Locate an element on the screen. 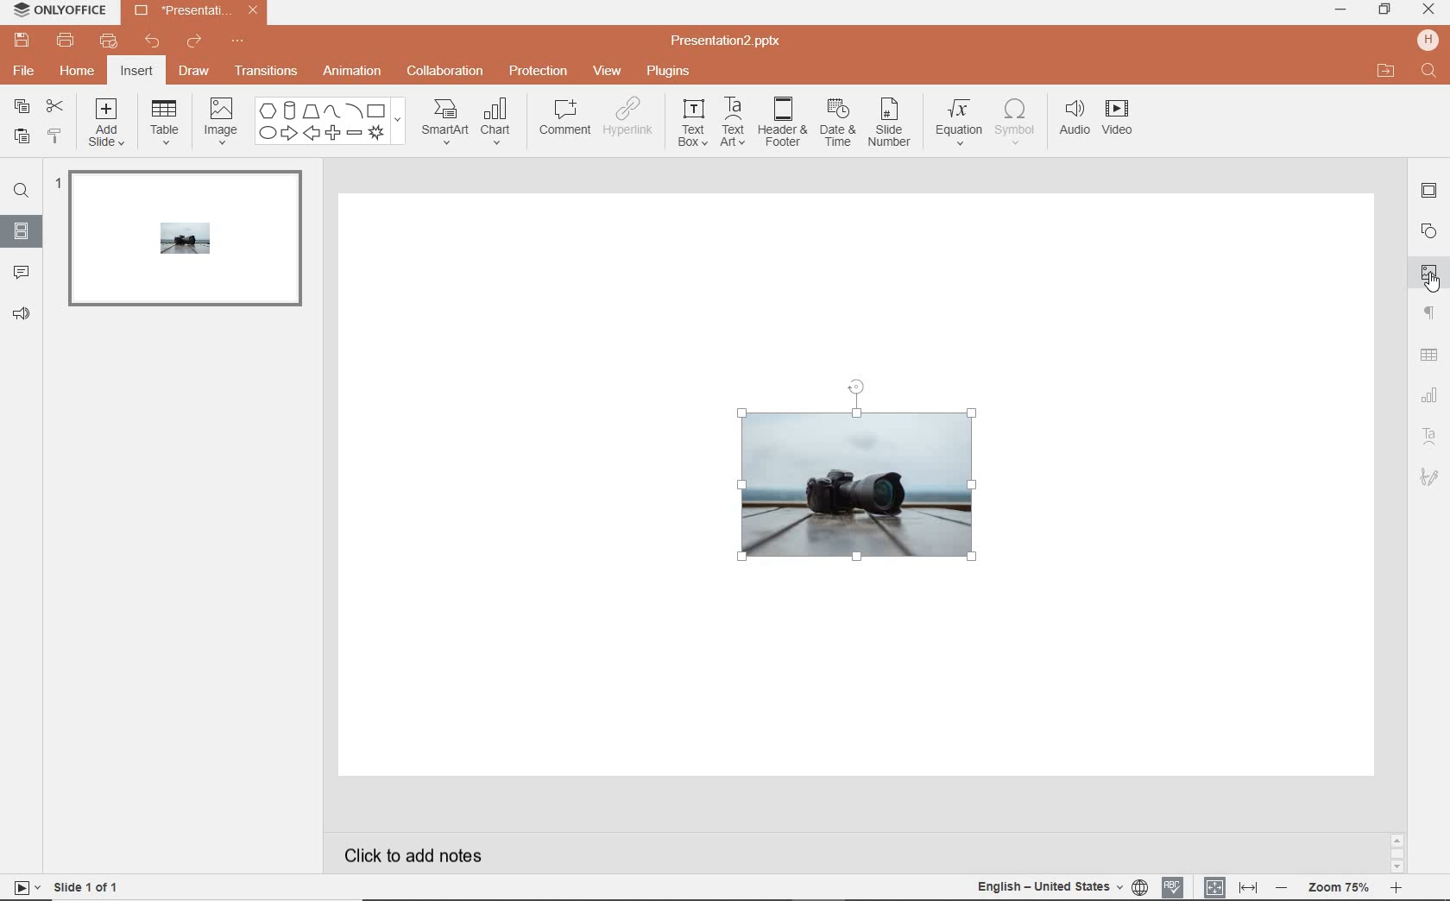 Image resolution: width=1450 pixels, height=901 pixels. Presentation2.pptx is located at coordinates (741, 39).